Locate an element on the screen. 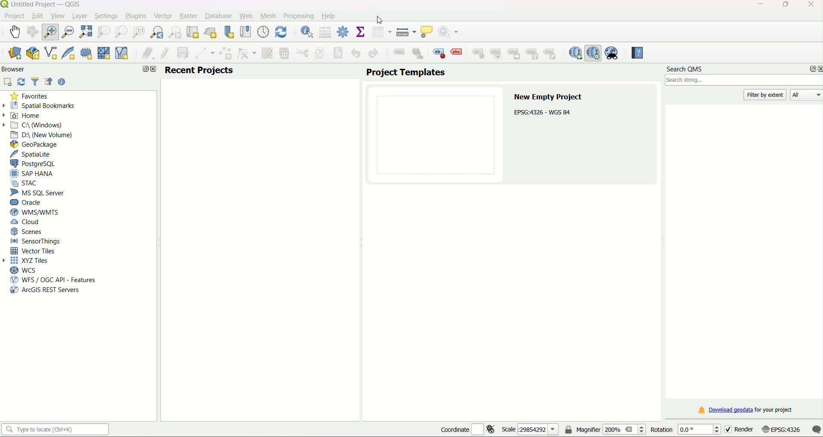 This screenshot has width=823, height=437. Geo Package is located at coordinates (38, 144).